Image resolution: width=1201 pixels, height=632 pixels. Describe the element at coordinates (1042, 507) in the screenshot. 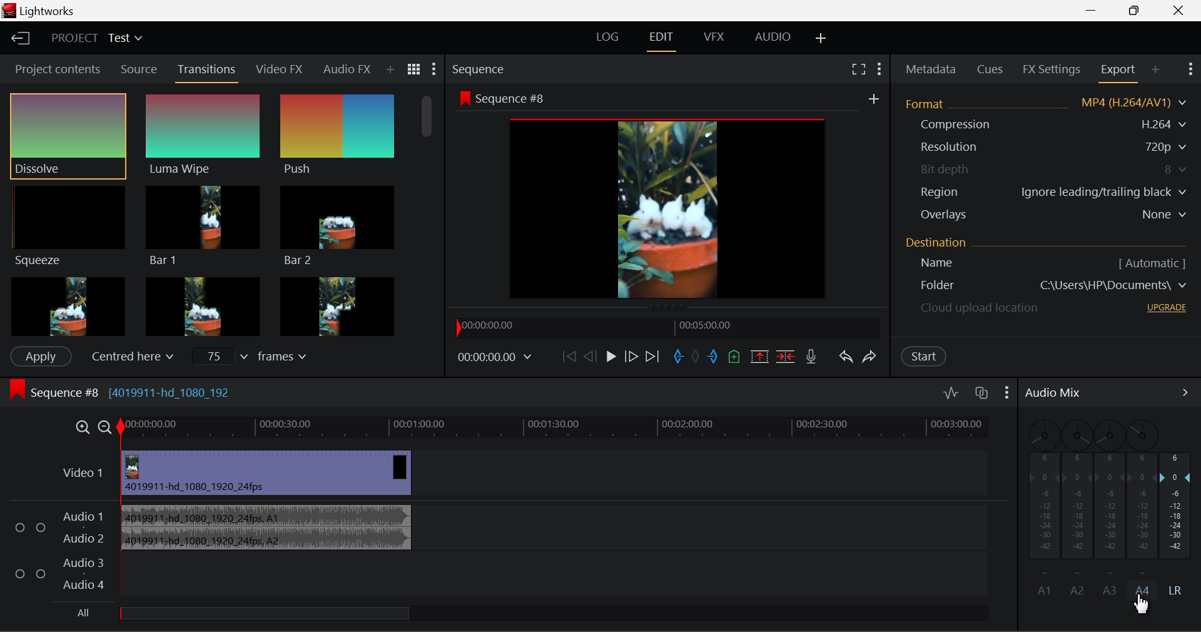

I see `A1 Sound Disabled` at that location.